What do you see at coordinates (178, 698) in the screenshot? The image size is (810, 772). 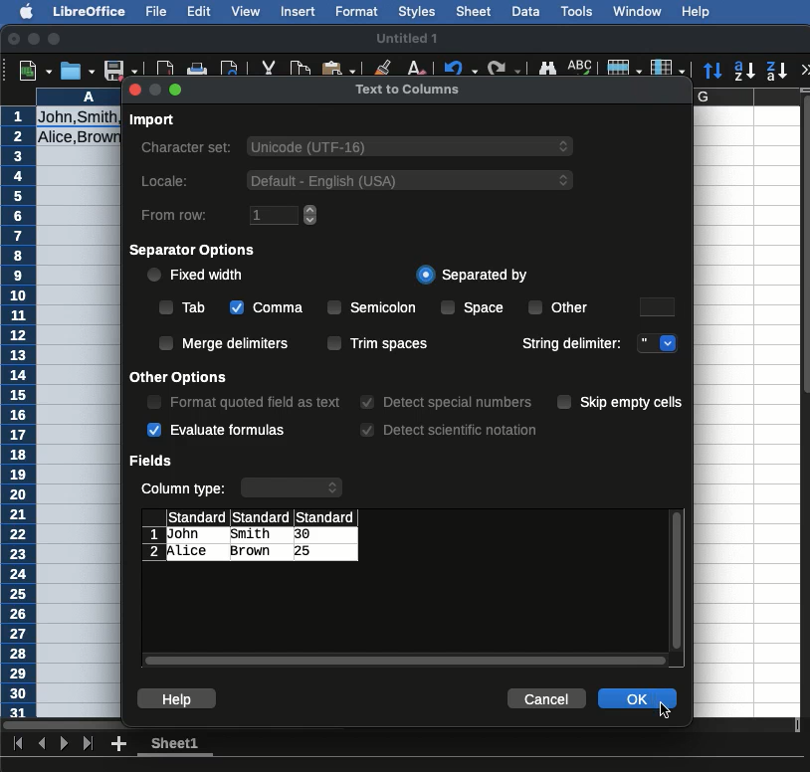 I see `Help` at bounding box center [178, 698].